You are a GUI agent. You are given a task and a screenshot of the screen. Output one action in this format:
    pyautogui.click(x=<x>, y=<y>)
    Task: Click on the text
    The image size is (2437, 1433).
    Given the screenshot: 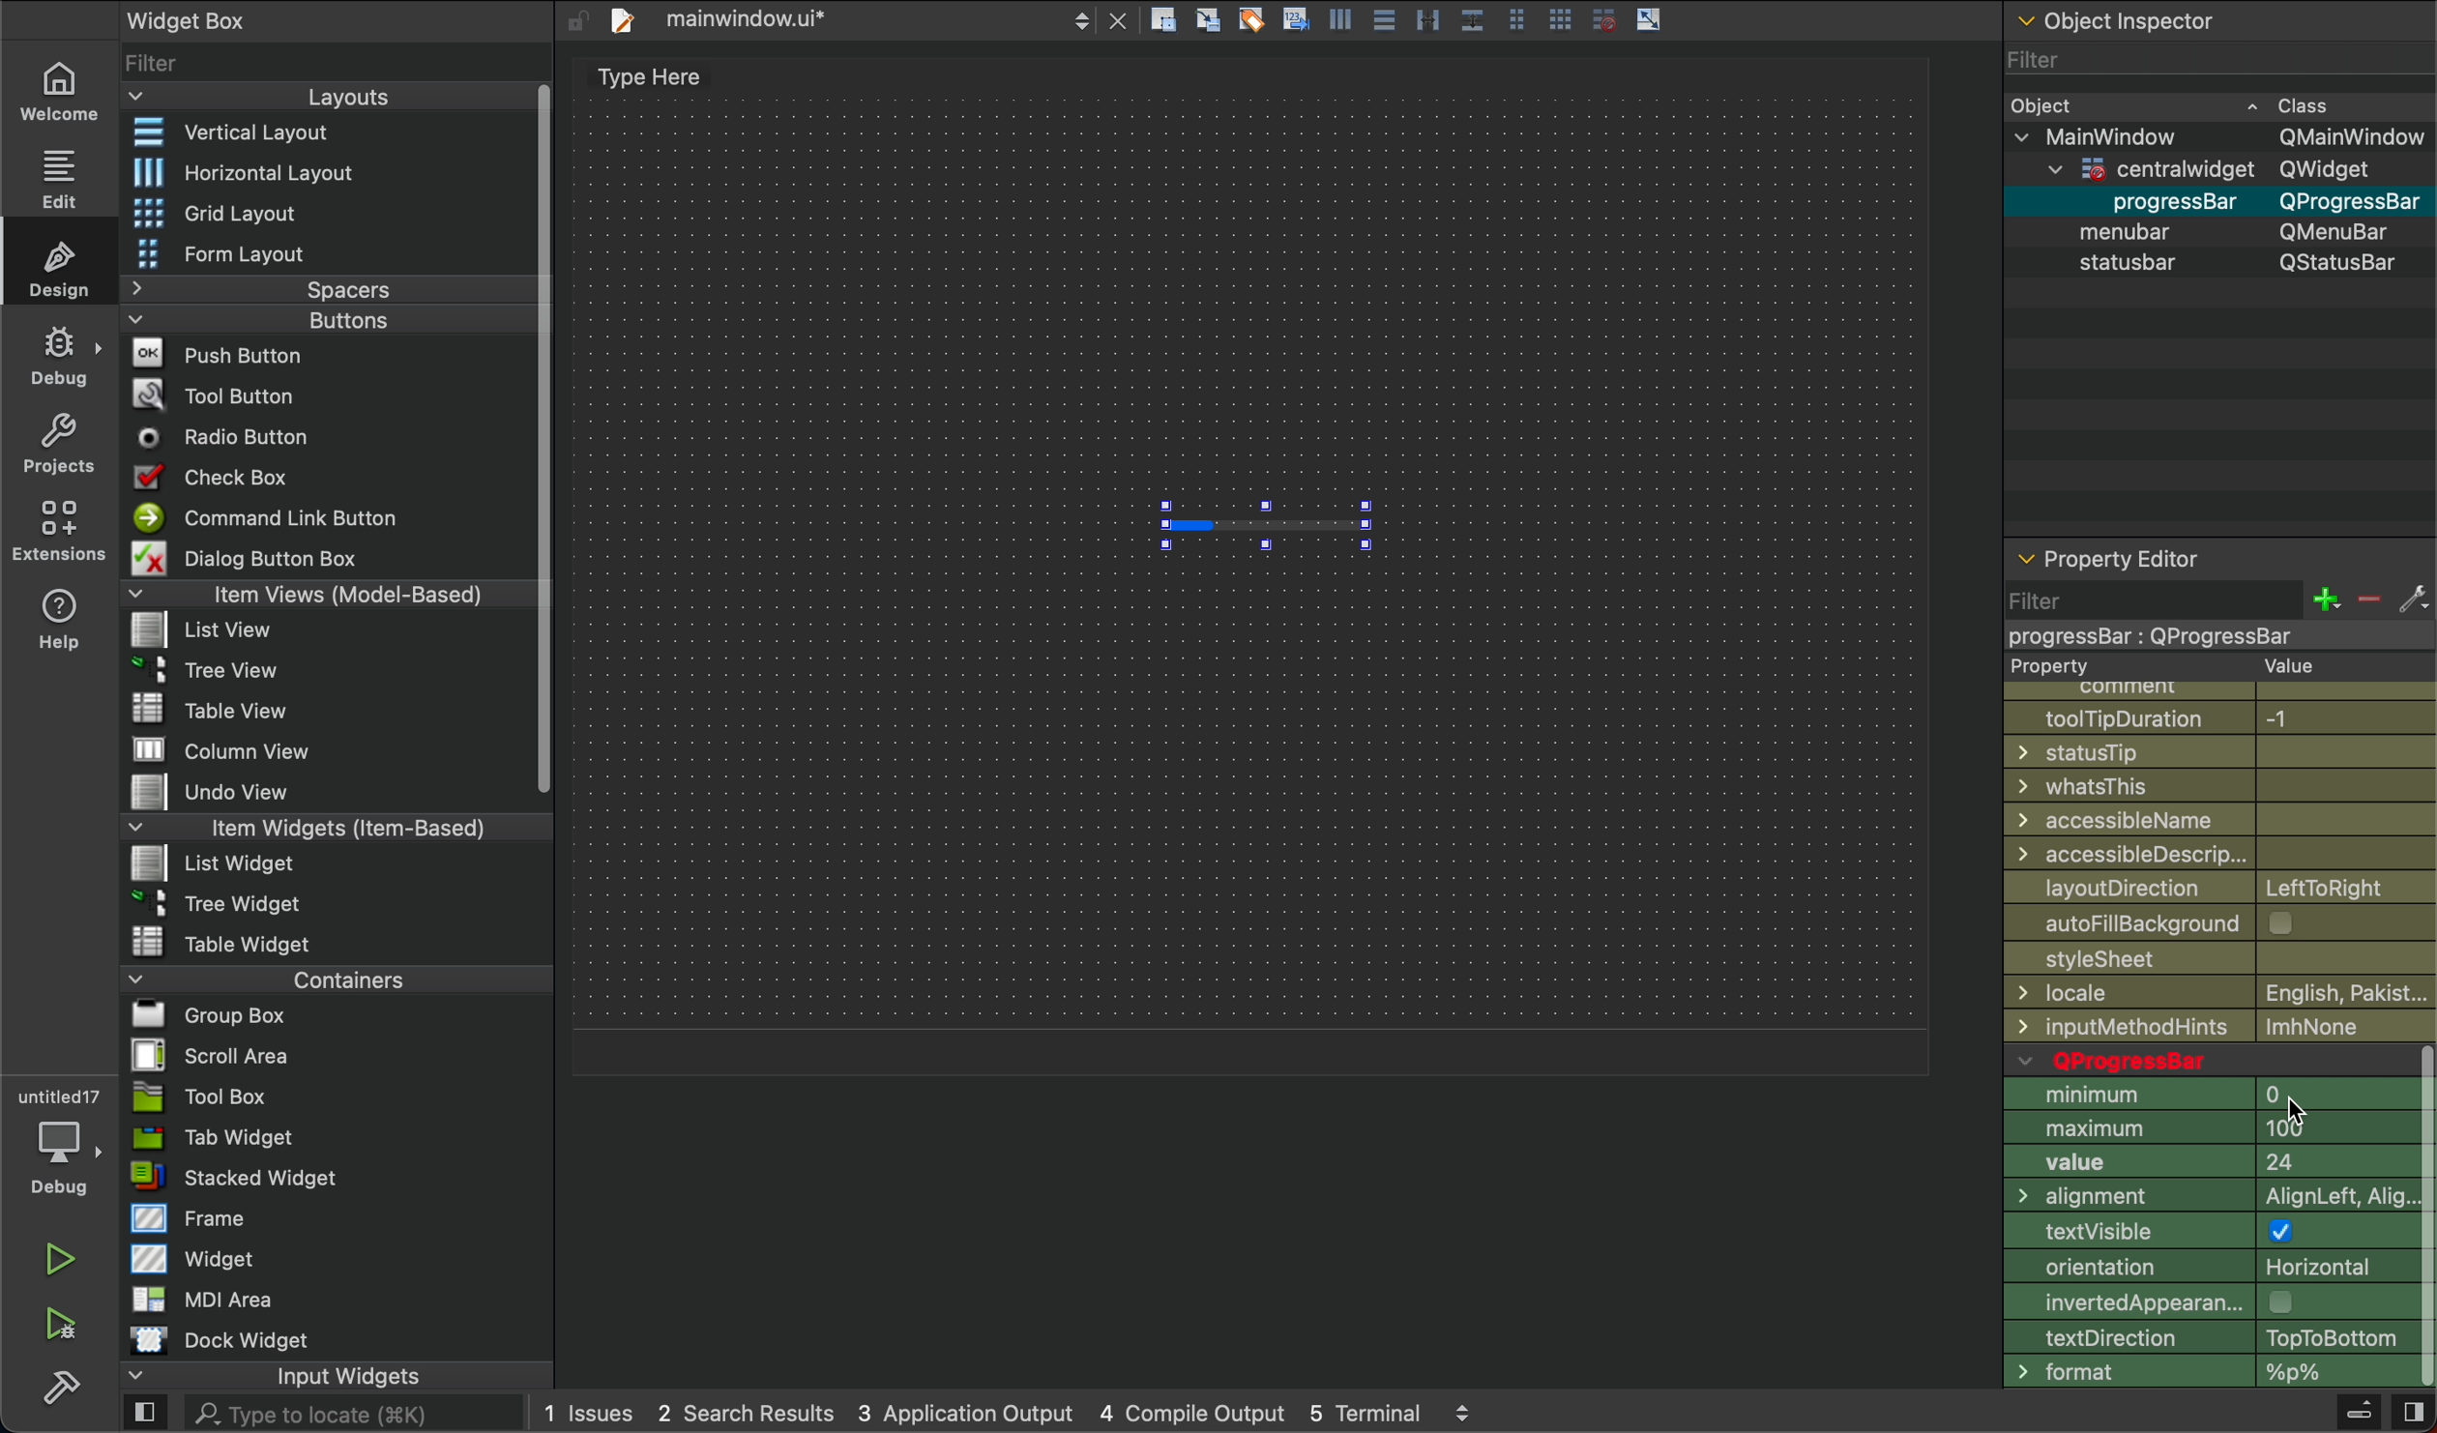 What is the action you would take?
    pyautogui.click(x=639, y=80)
    